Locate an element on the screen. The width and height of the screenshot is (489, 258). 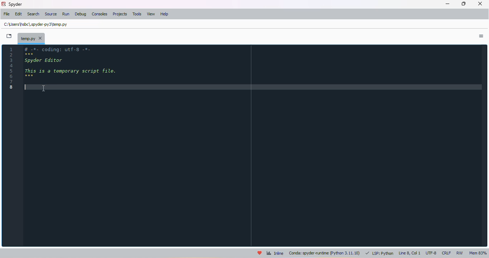
spyder is located at coordinates (16, 4).